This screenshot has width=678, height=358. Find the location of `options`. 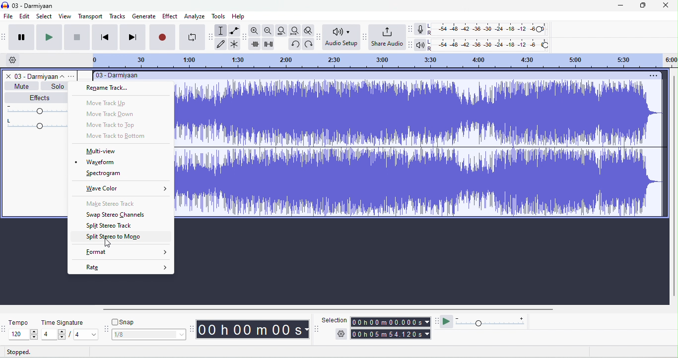

options is located at coordinates (73, 76).